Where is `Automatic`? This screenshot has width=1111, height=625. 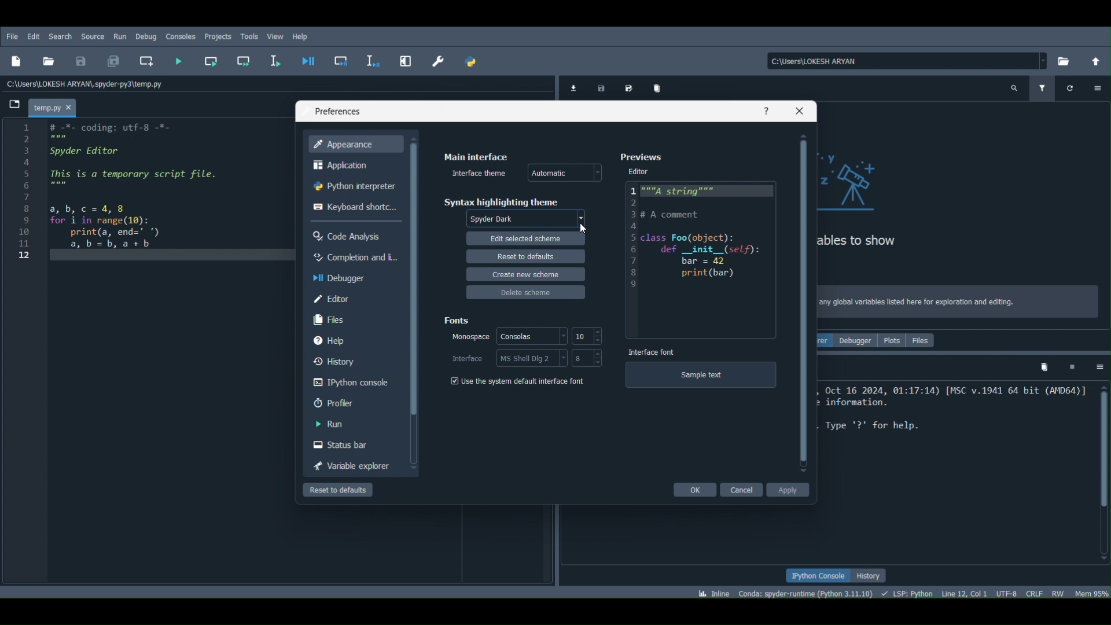
Automatic is located at coordinates (560, 173).